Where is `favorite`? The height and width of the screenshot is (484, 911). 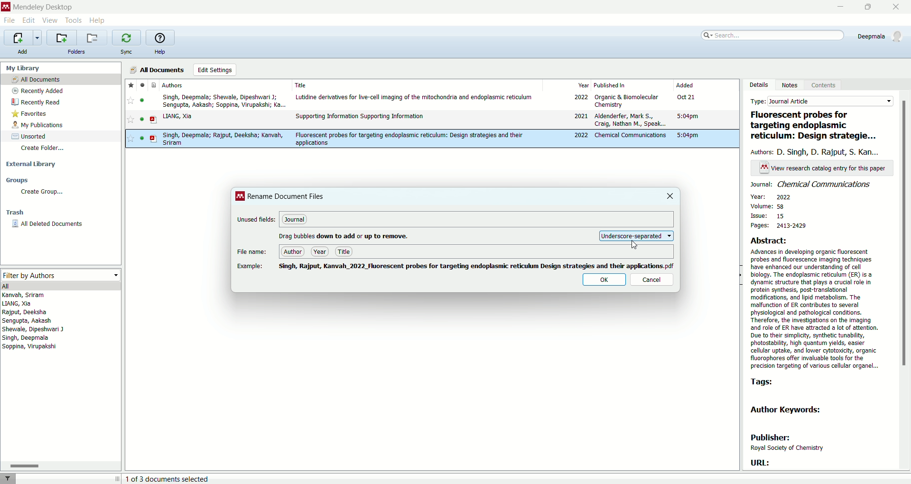
favorite is located at coordinates (130, 121).